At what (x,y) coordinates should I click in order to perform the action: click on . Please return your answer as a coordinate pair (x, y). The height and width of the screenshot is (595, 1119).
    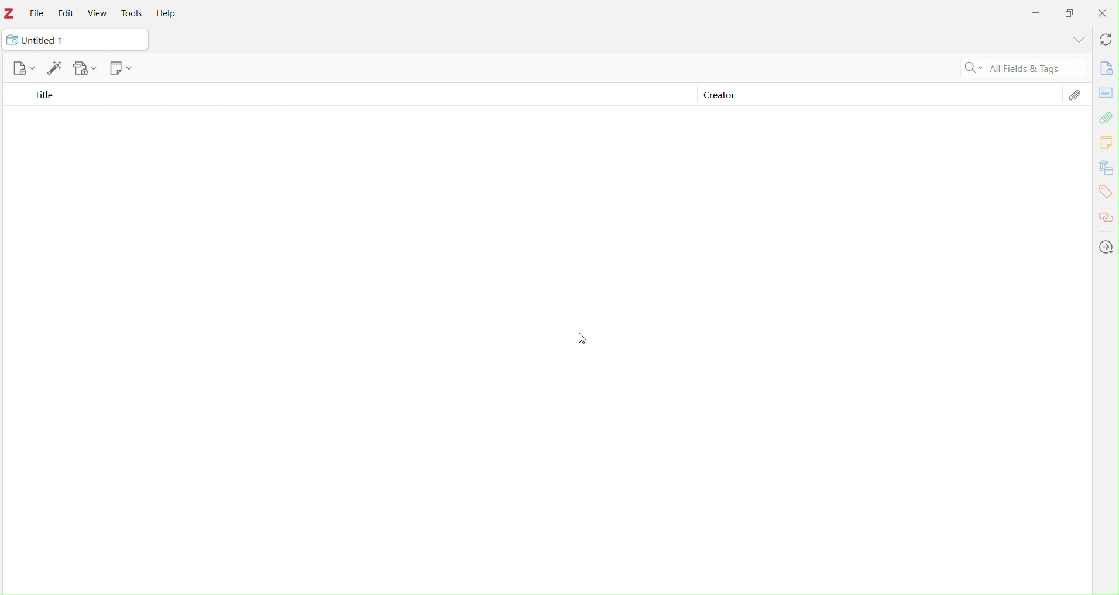
    Looking at the image, I should click on (11, 16).